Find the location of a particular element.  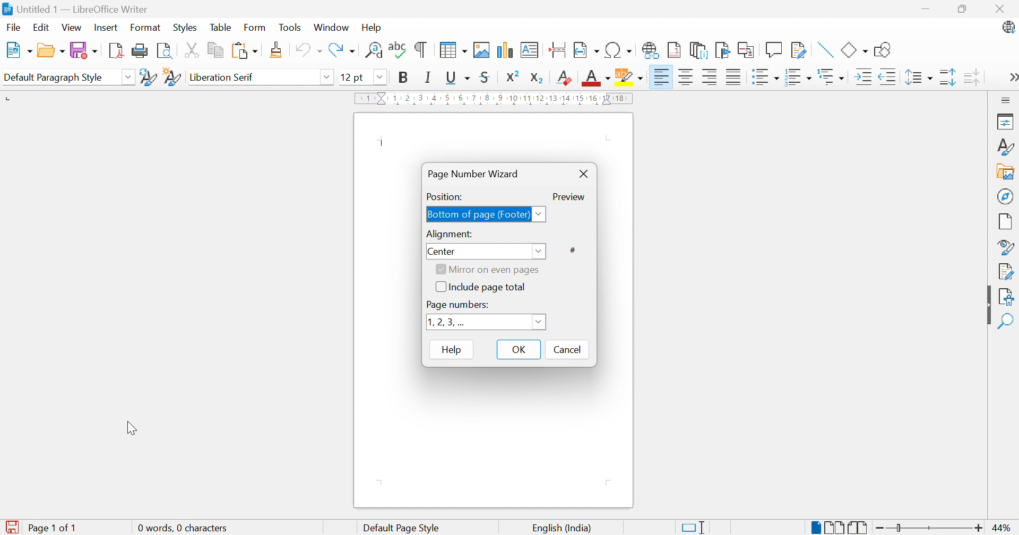

Styles is located at coordinates (185, 28).